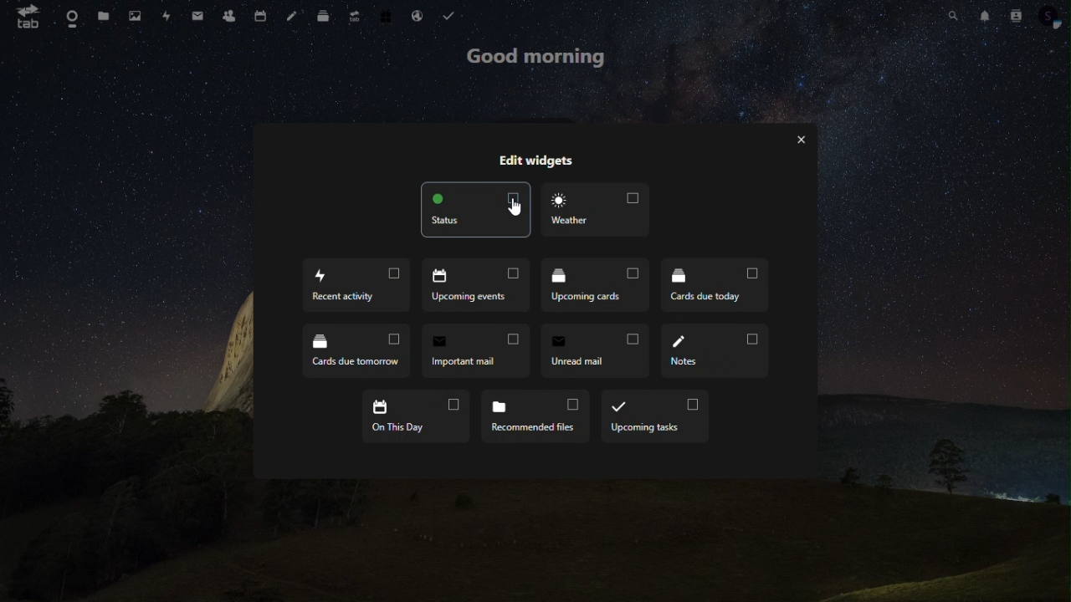 Image resolution: width=1071 pixels, height=602 pixels. I want to click on search, so click(954, 18).